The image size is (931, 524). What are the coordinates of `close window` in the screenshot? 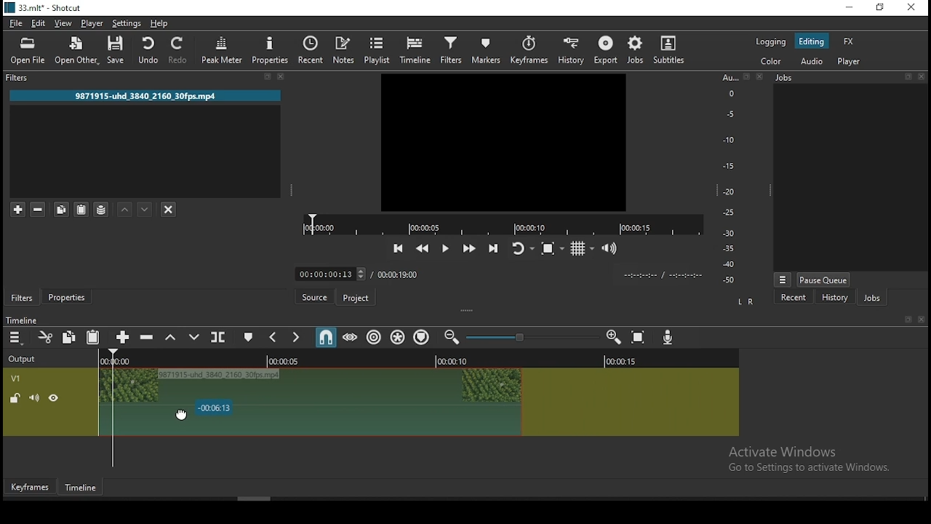 It's located at (911, 8).